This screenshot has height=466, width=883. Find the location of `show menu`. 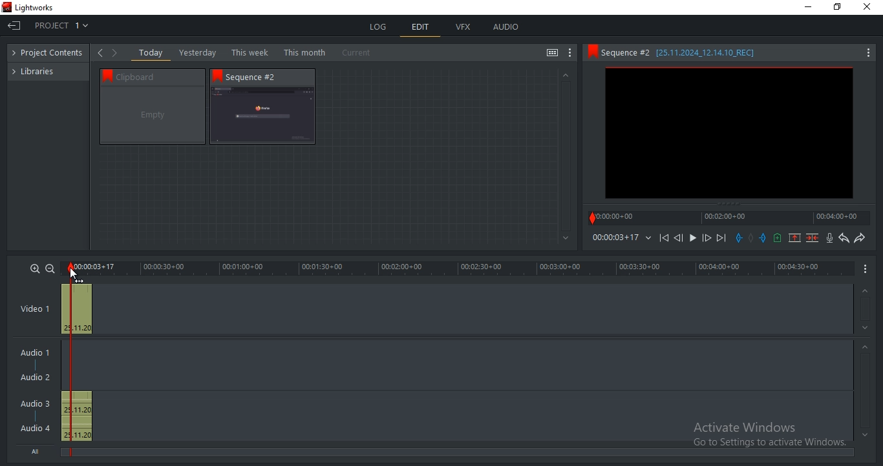

show menu is located at coordinates (866, 268).